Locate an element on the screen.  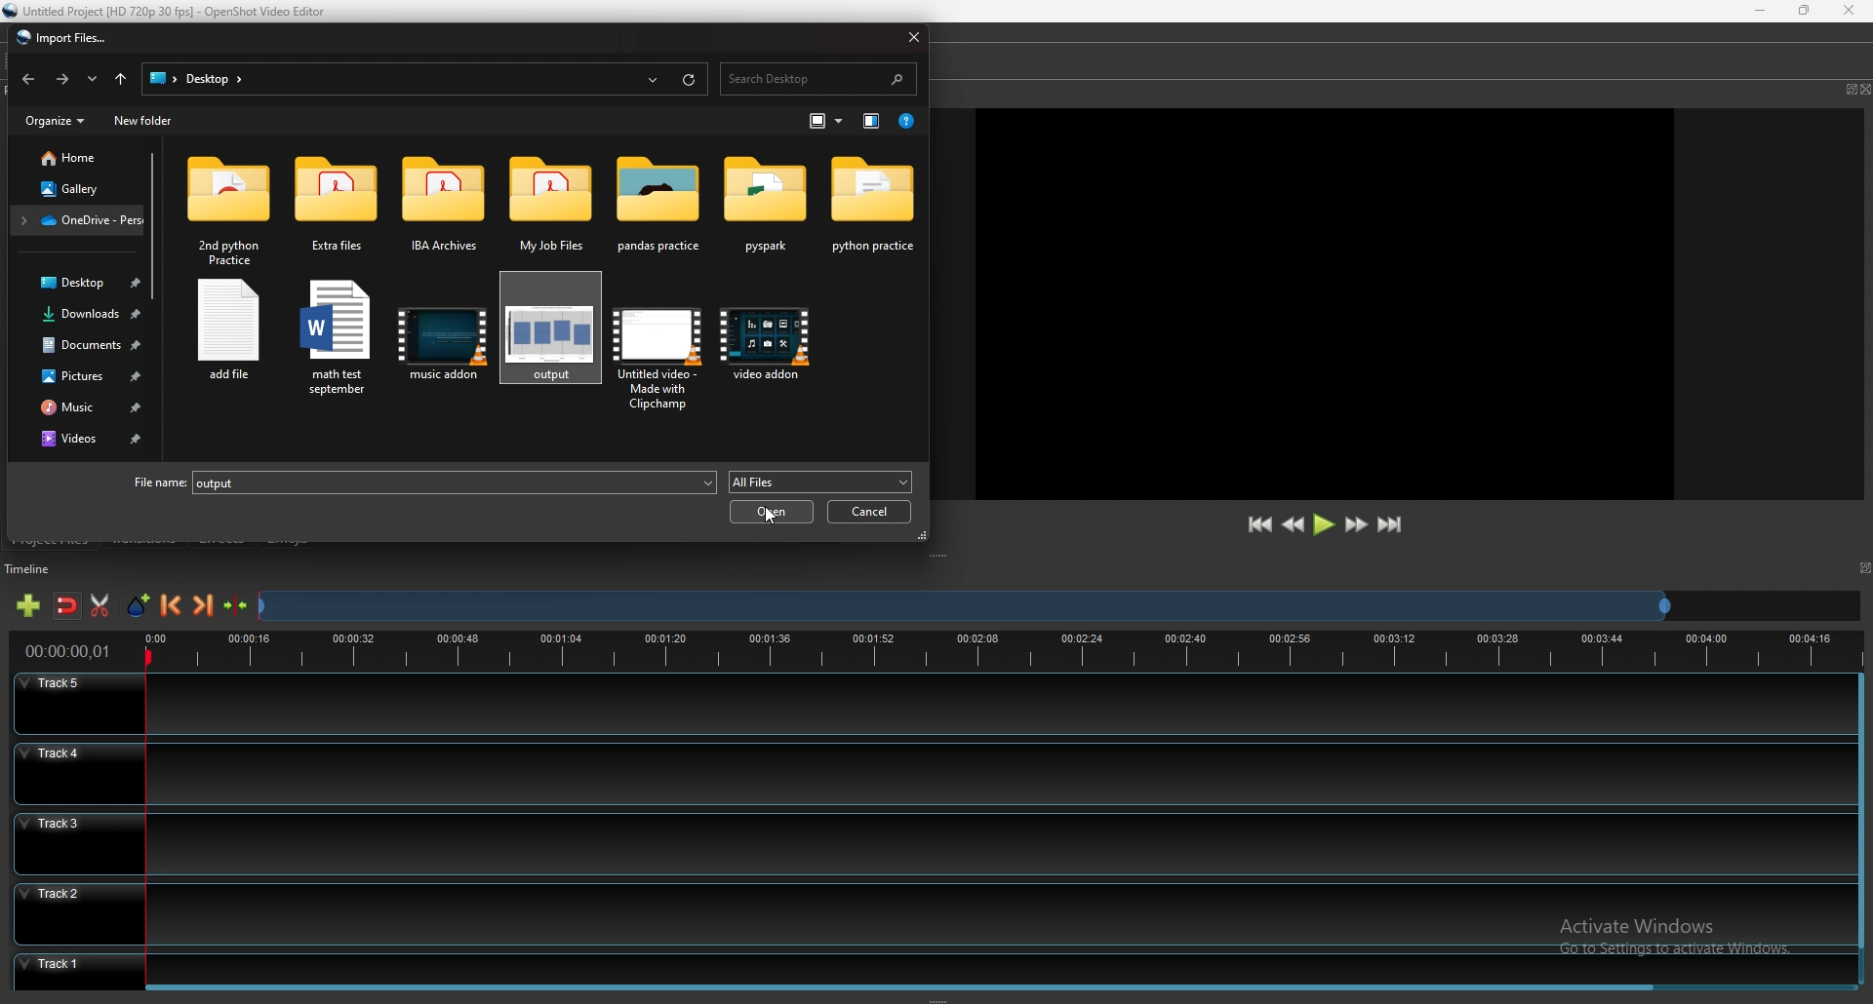
folder is located at coordinates (550, 205).